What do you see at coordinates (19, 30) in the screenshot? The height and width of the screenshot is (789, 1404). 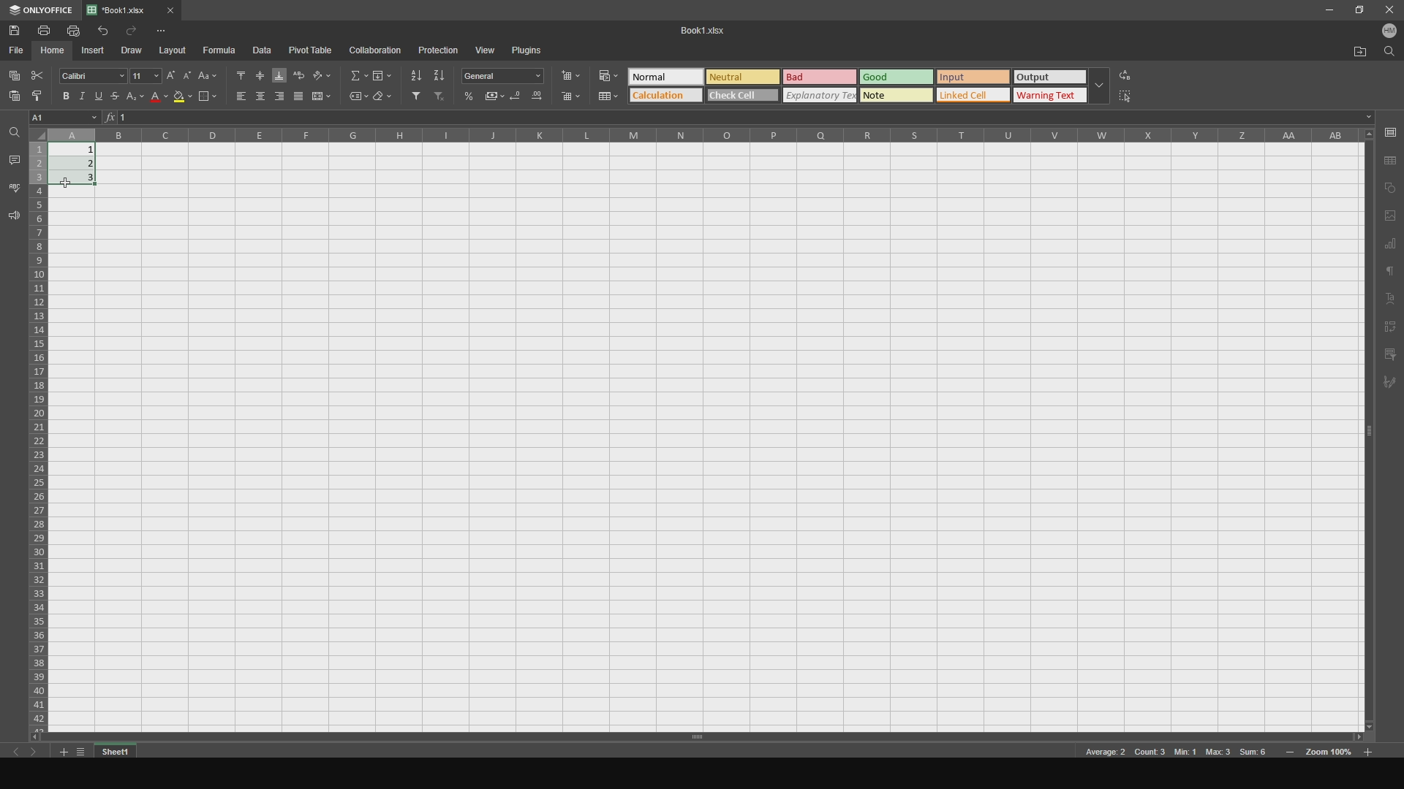 I see `save` at bounding box center [19, 30].